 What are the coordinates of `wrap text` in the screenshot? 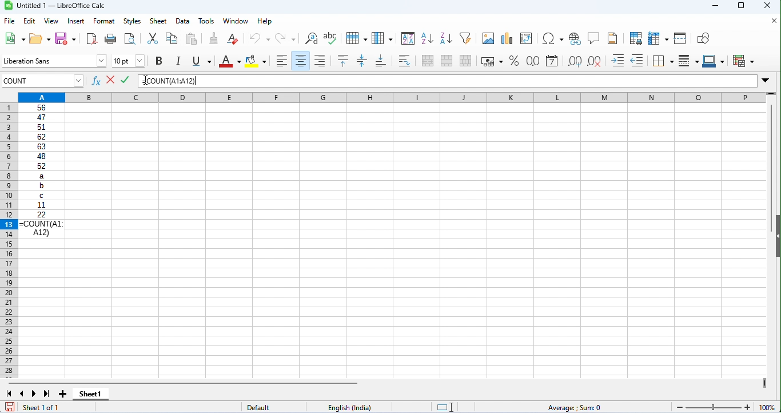 It's located at (404, 61).